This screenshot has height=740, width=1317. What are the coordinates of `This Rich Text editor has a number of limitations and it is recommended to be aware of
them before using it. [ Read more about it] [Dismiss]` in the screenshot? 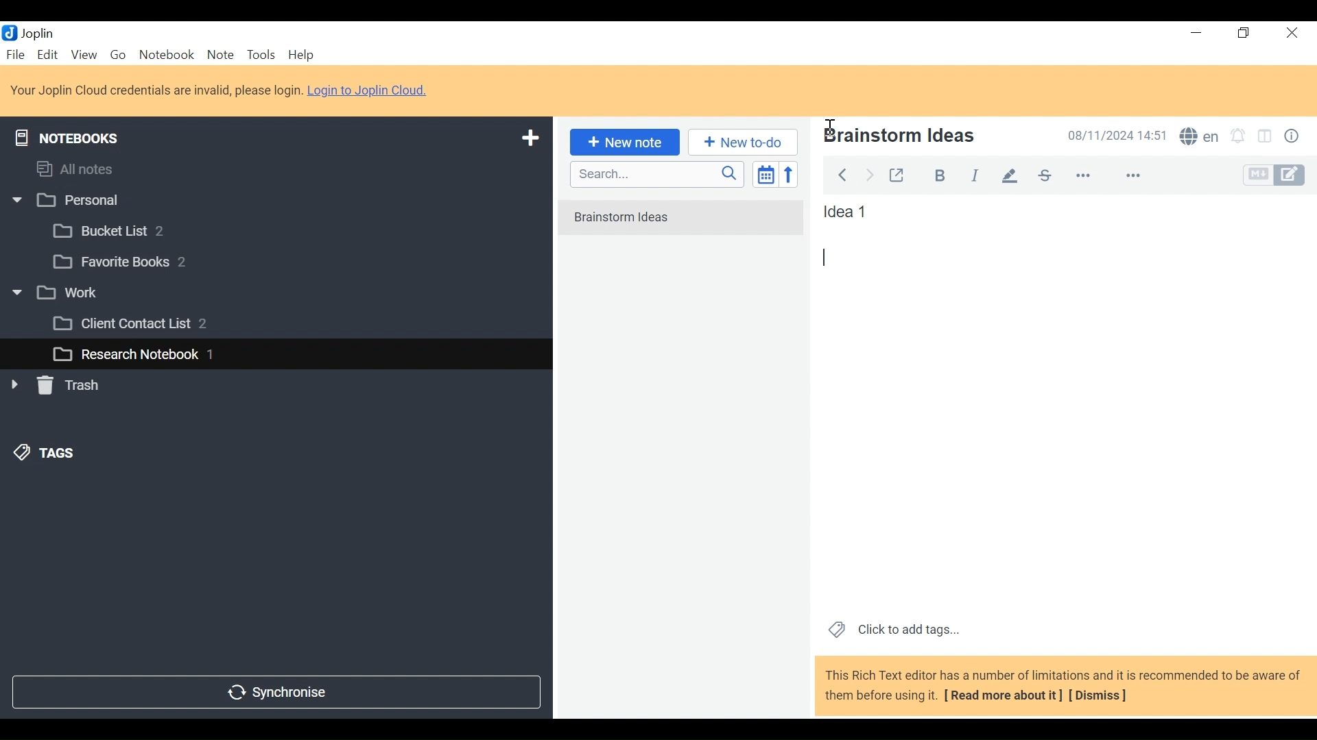 It's located at (1063, 685).